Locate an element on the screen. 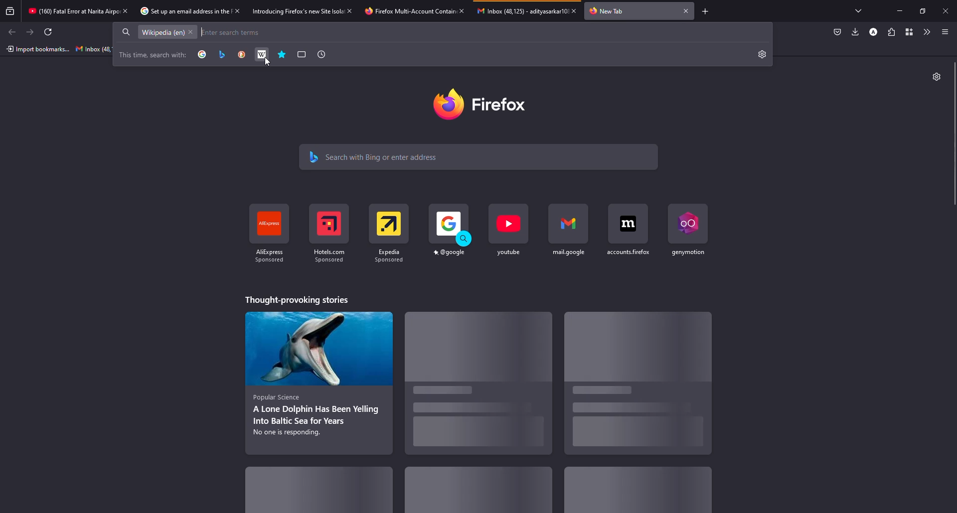 Image resolution: width=957 pixels, height=513 pixels. settings is located at coordinates (763, 55).